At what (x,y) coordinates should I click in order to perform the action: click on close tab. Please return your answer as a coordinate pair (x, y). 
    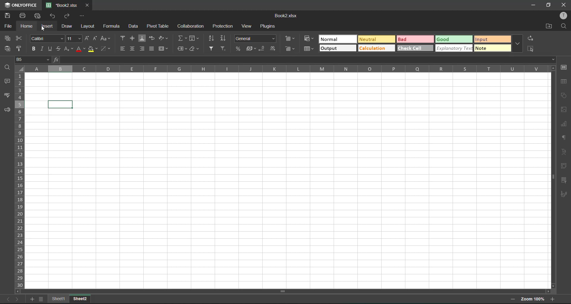
    Looking at the image, I should click on (87, 6).